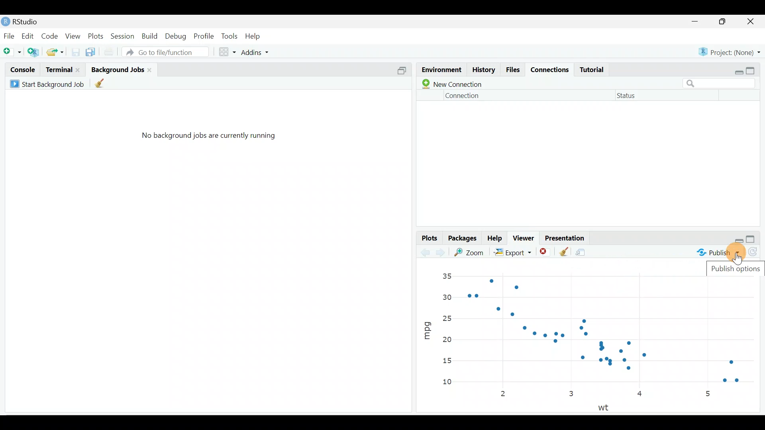 This screenshot has width=765, height=430. Describe the element at coordinates (58, 69) in the screenshot. I see `Terminal` at that location.